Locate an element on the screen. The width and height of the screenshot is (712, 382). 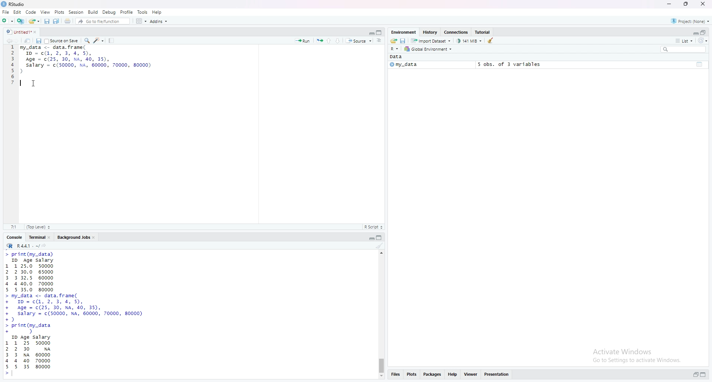
Addins is located at coordinates (159, 22).